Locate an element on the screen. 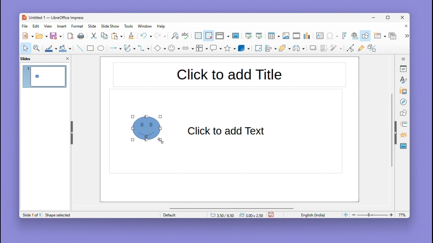 Image resolution: width=433 pixels, height=243 pixels. Table is located at coordinates (274, 36).